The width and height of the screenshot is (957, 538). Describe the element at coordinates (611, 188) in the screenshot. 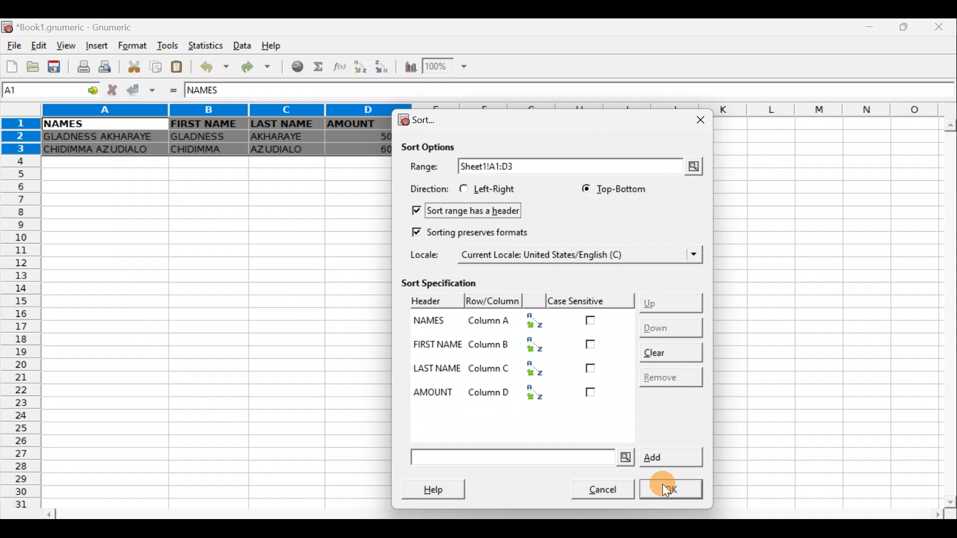

I see `Top-bottom` at that location.